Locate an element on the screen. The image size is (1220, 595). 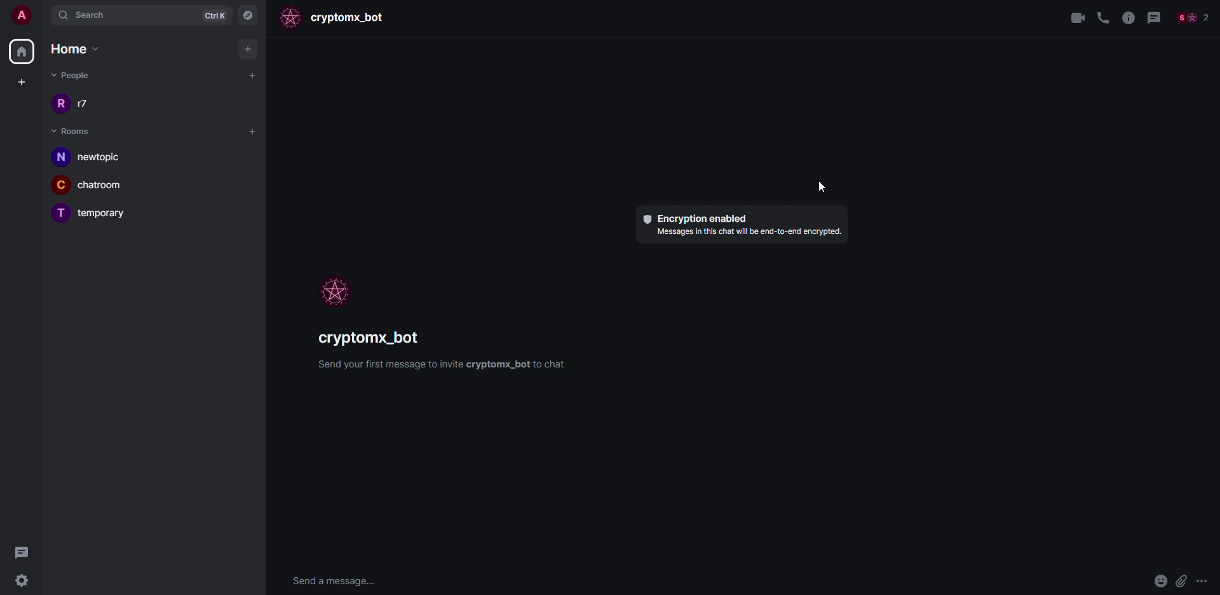
settings is located at coordinates (26, 579).